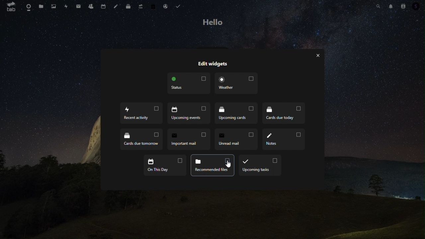 The height and width of the screenshot is (239, 425). Describe the element at coordinates (117, 6) in the screenshot. I see `notes` at that location.